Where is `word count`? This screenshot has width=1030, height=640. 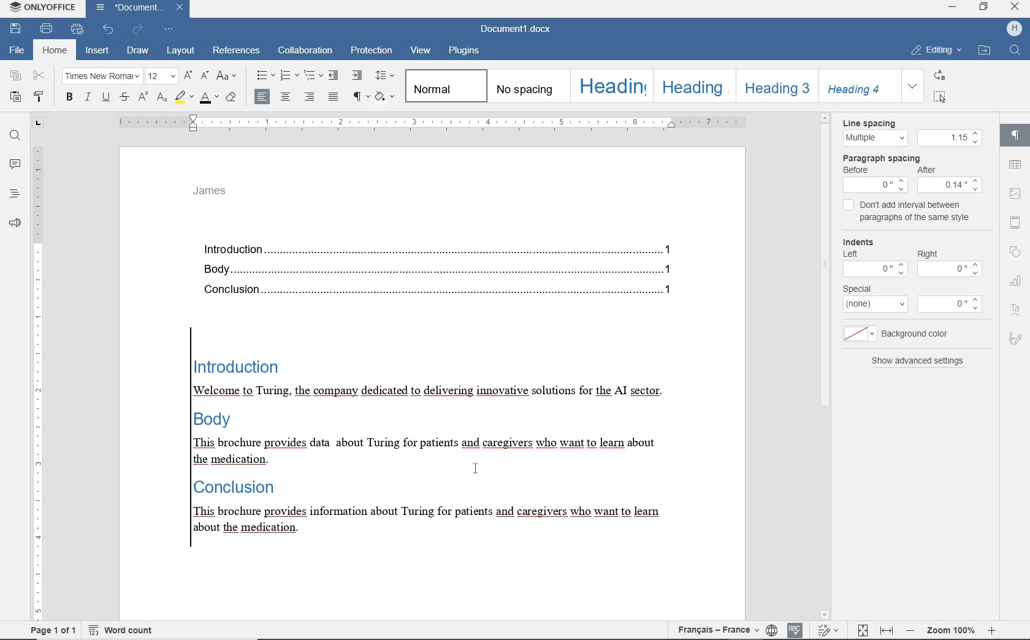 word count is located at coordinates (123, 631).